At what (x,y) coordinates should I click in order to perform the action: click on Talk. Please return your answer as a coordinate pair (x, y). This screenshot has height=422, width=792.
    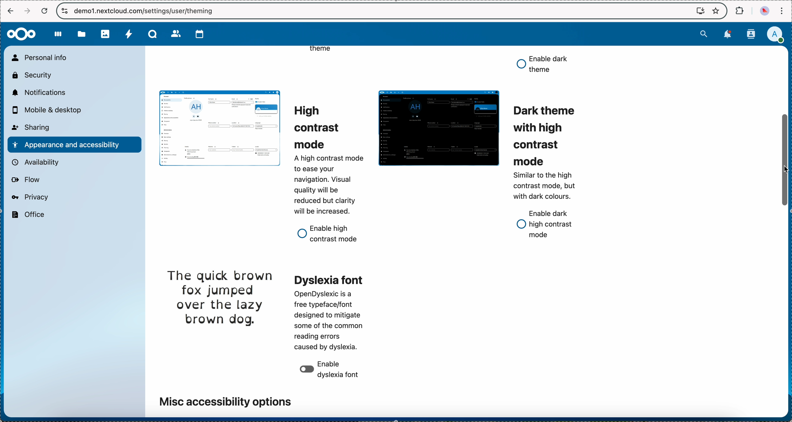
    Looking at the image, I should click on (151, 34).